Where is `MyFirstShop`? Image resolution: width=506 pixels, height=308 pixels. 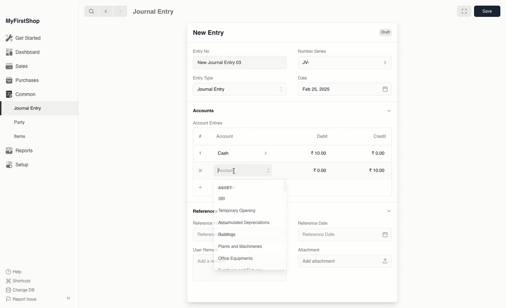
MyFirstShop is located at coordinates (22, 21).